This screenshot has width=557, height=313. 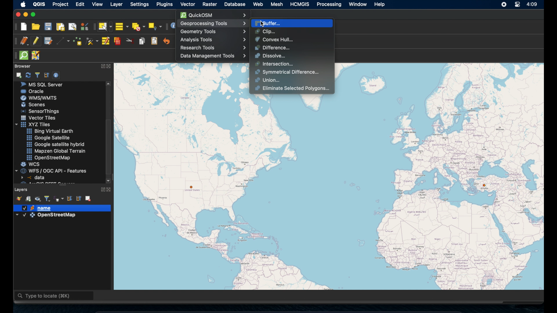 I want to click on Geometry Tools, so click(x=213, y=31).